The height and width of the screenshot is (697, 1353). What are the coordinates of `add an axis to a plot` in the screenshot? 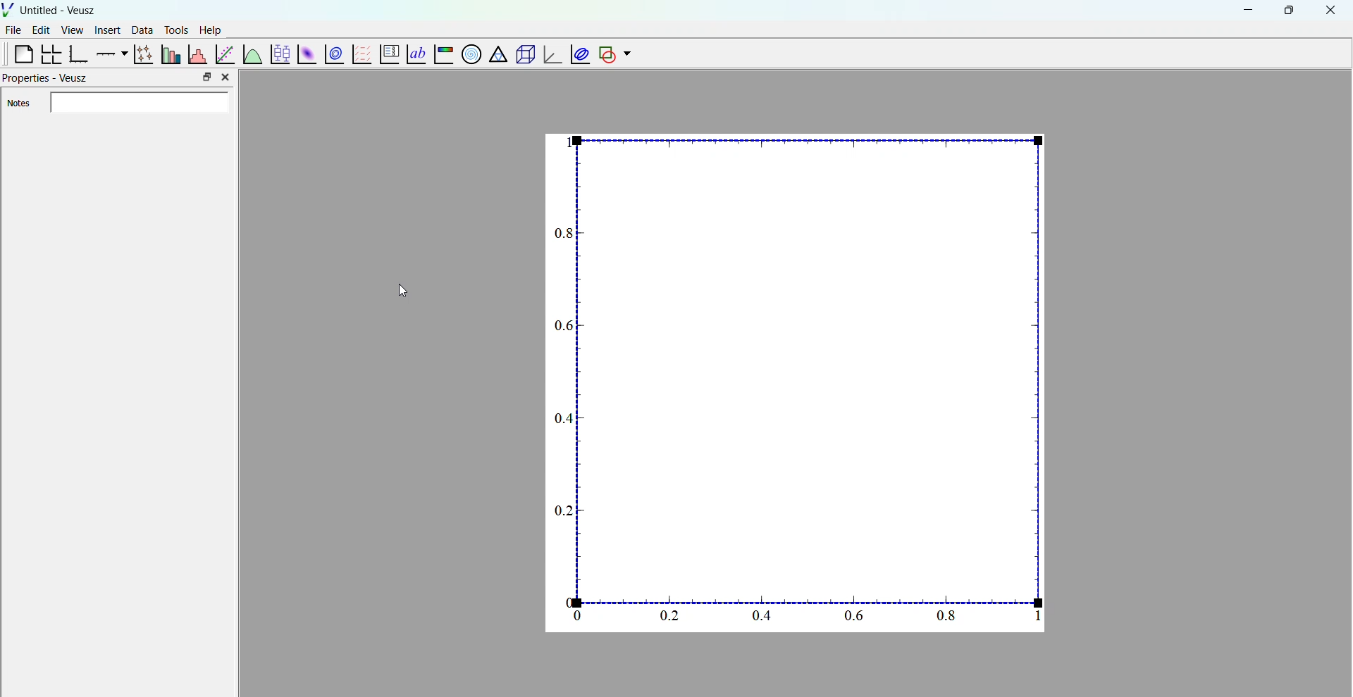 It's located at (110, 53).